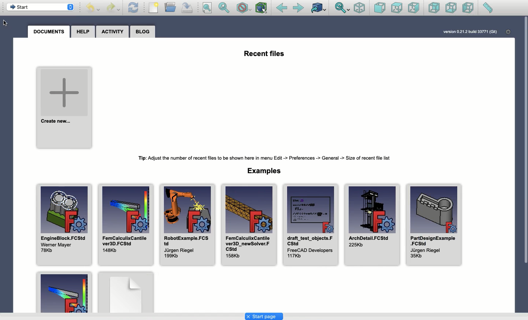 This screenshot has height=320, width=528. Describe the element at coordinates (342, 8) in the screenshot. I see `Sync view` at that location.